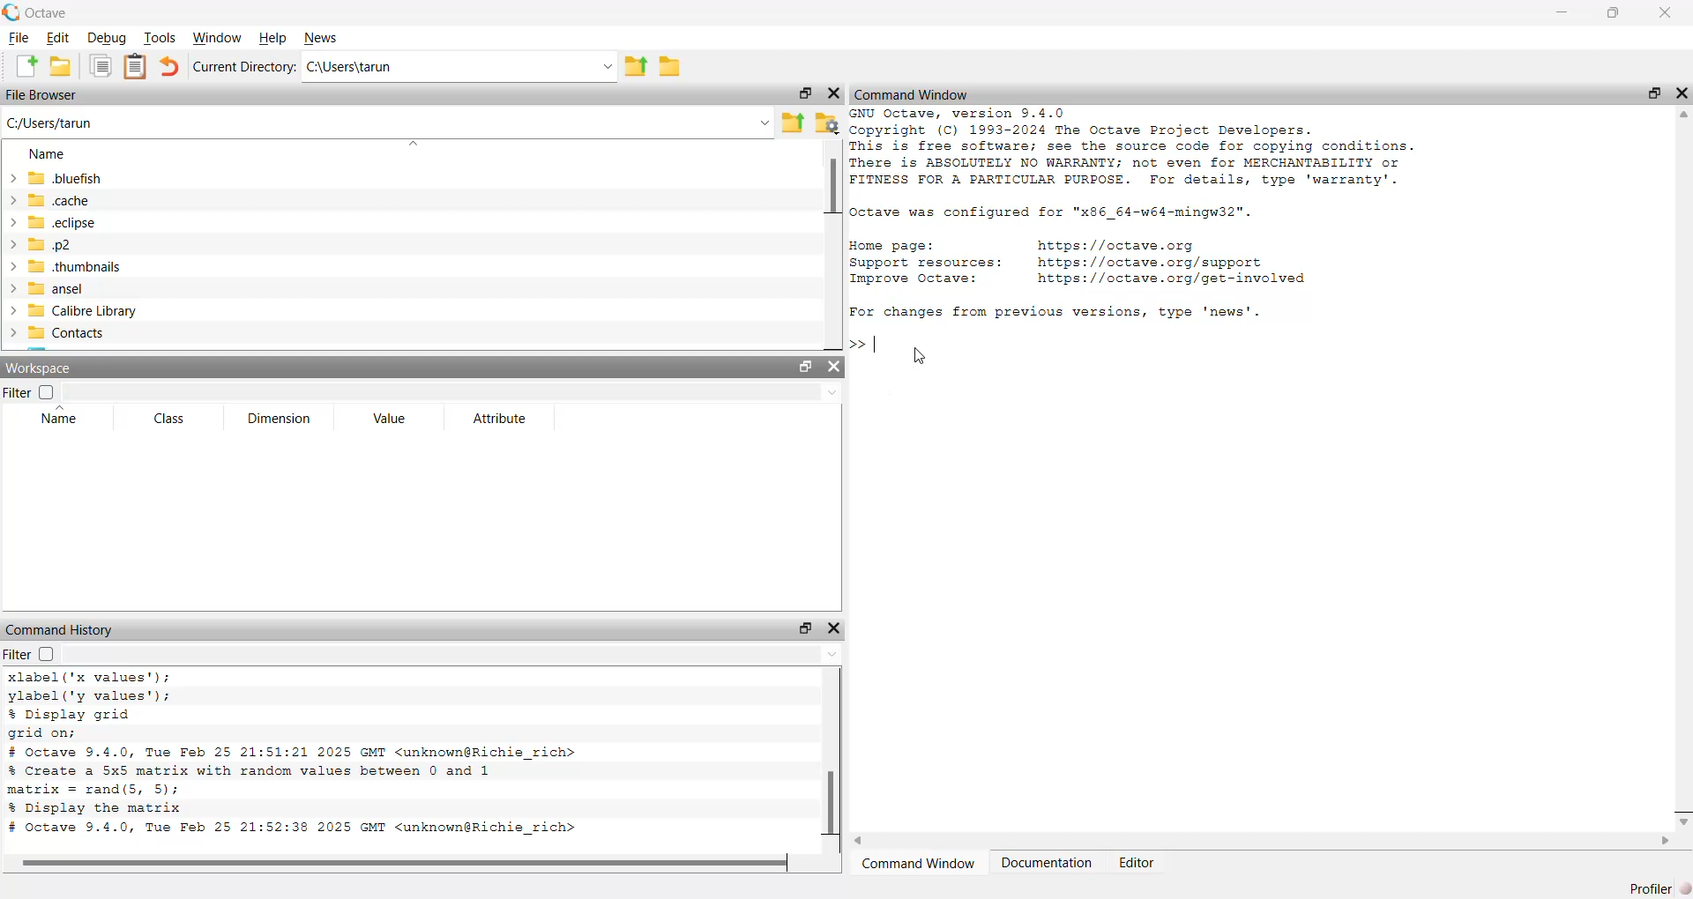 This screenshot has width=1693, height=899. Describe the element at coordinates (62, 123) in the screenshot. I see `C:/Users/tarun` at that location.